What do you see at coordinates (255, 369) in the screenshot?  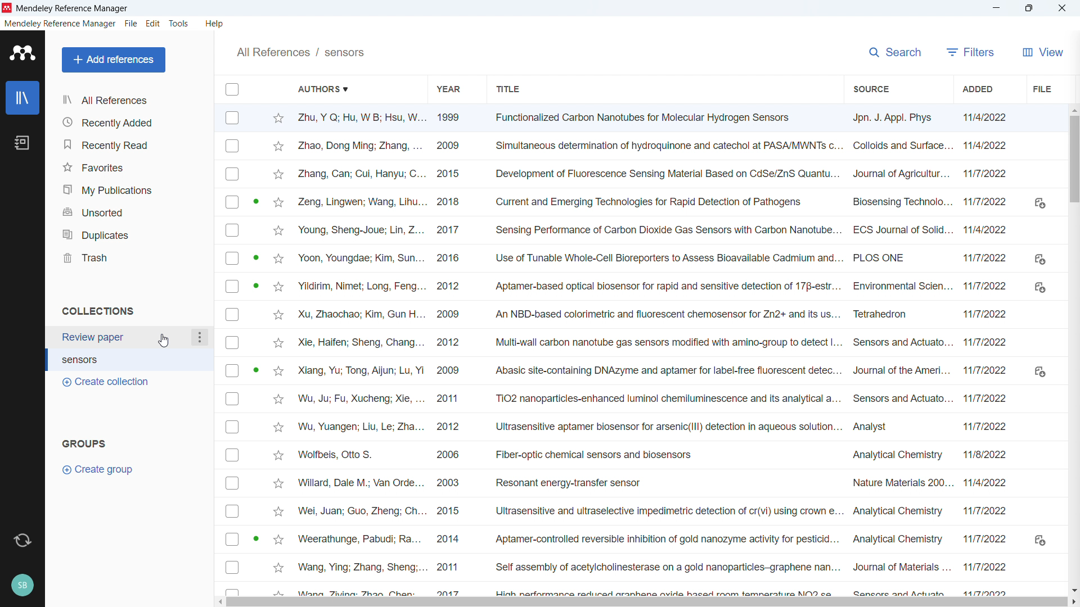 I see `PDF available` at bounding box center [255, 369].